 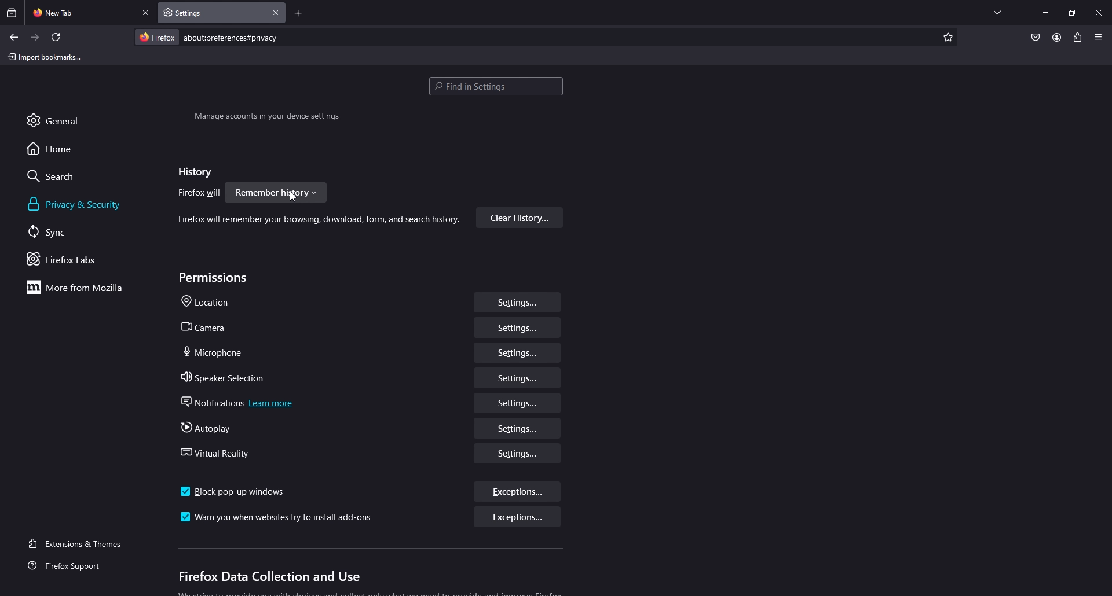 I want to click on profile, so click(x=1056, y=37).